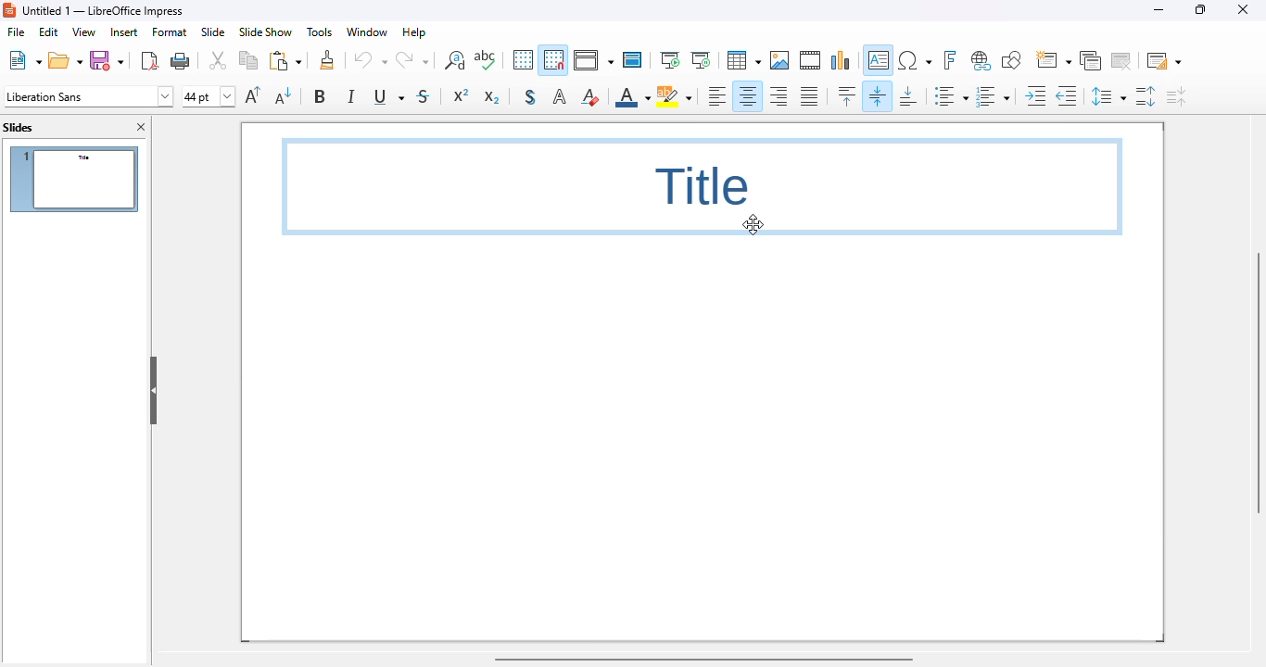  I want to click on underline, so click(388, 97).